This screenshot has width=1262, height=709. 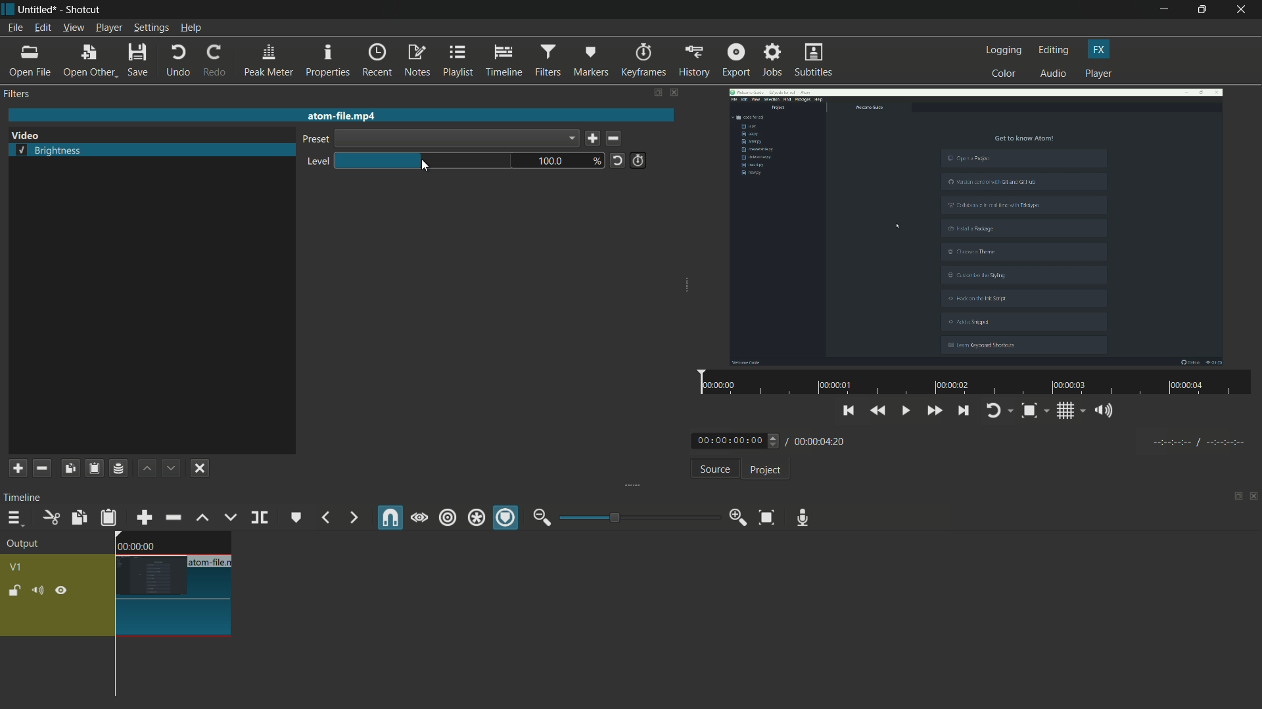 I want to click on output, so click(x=27, y=545).